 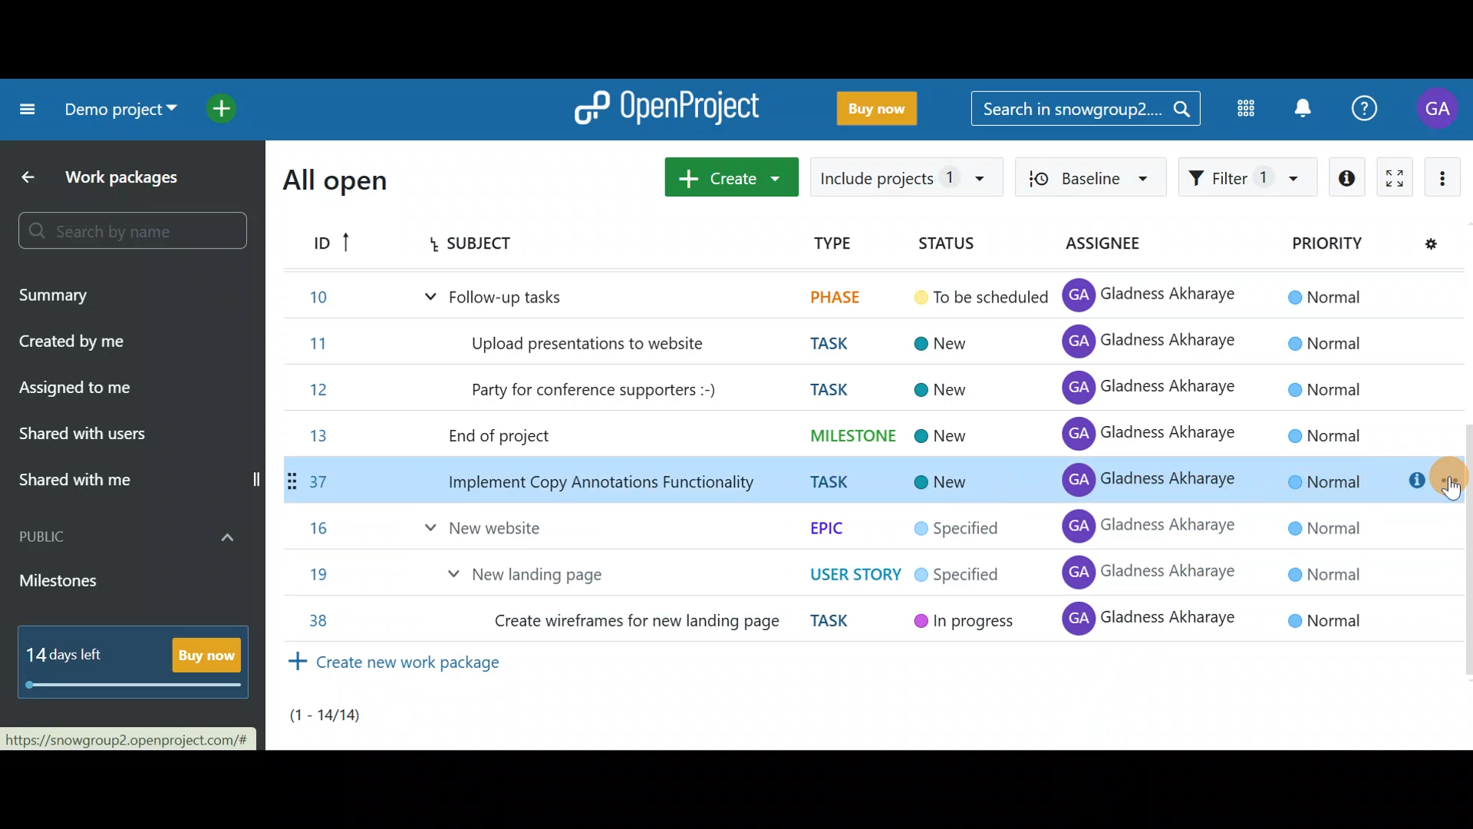 I want to click on Specified, so click(x=957, y=530).